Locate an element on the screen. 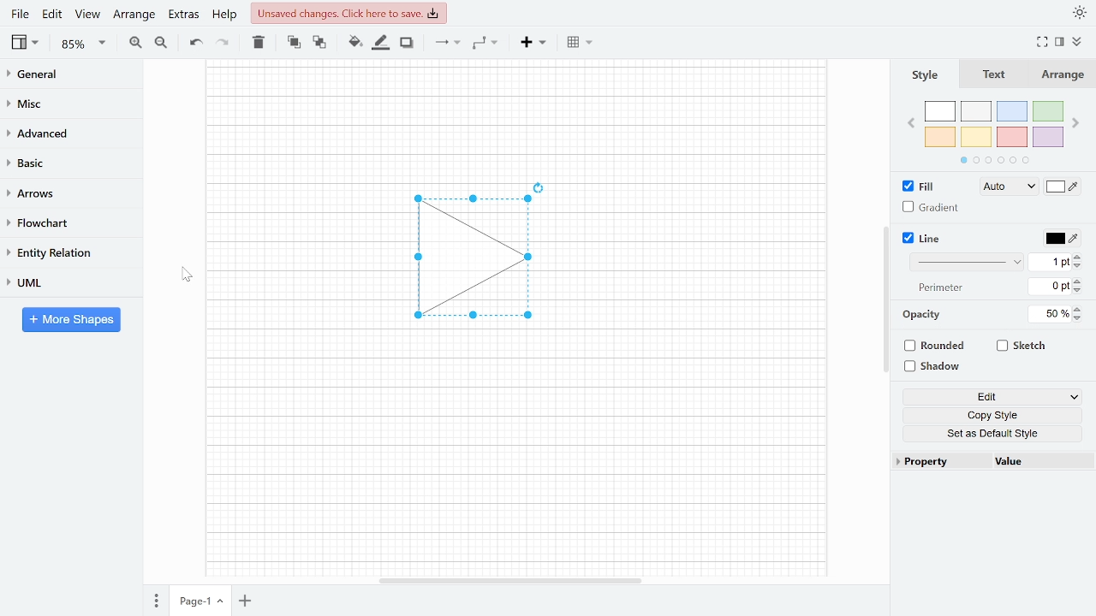  To back is located at coordinates (318, 41).